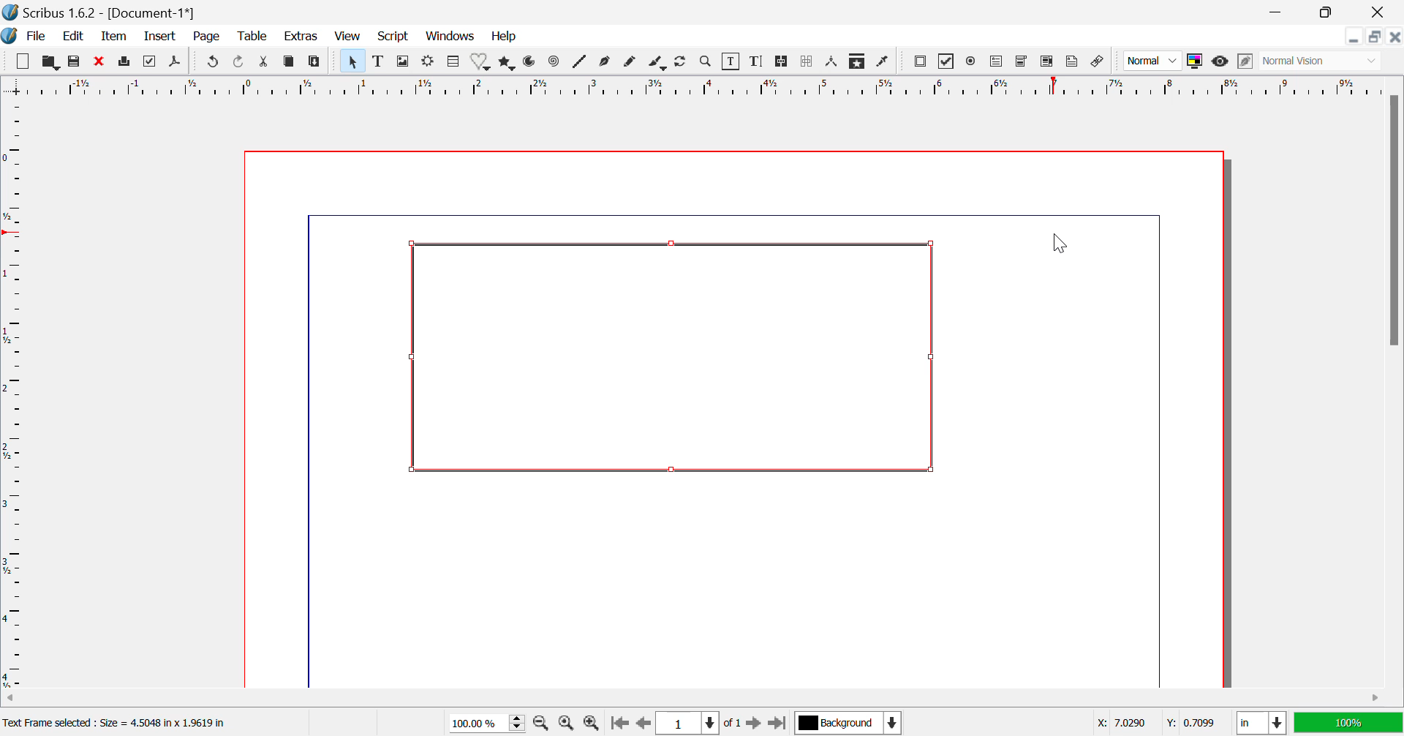 This screenshot has height=736, width=1404. I want to click on Restore Down, so click(1356, 37).